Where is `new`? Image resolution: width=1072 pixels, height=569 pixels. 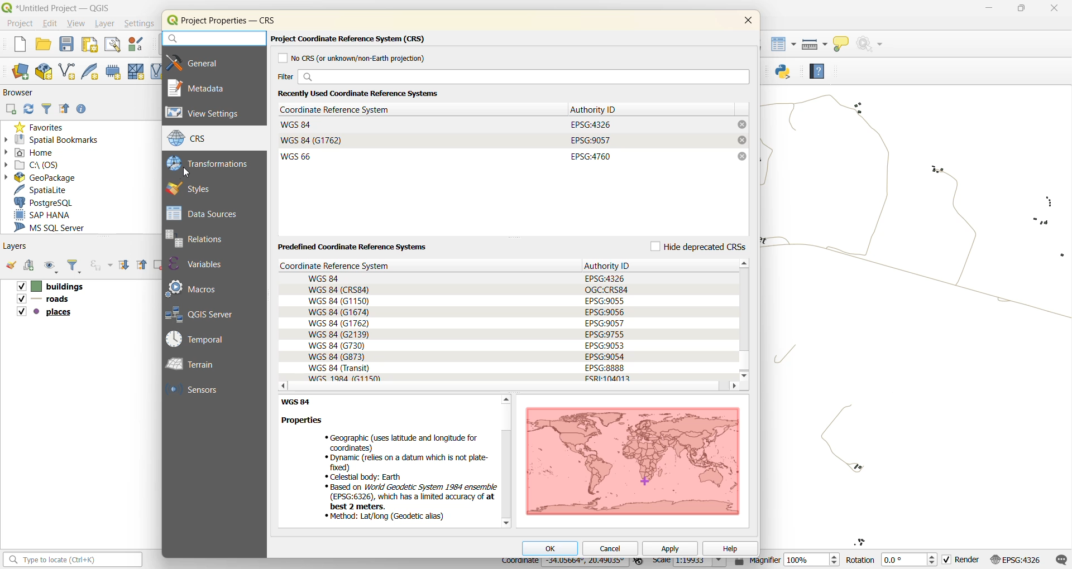
new is located at coordinates (18, 46).